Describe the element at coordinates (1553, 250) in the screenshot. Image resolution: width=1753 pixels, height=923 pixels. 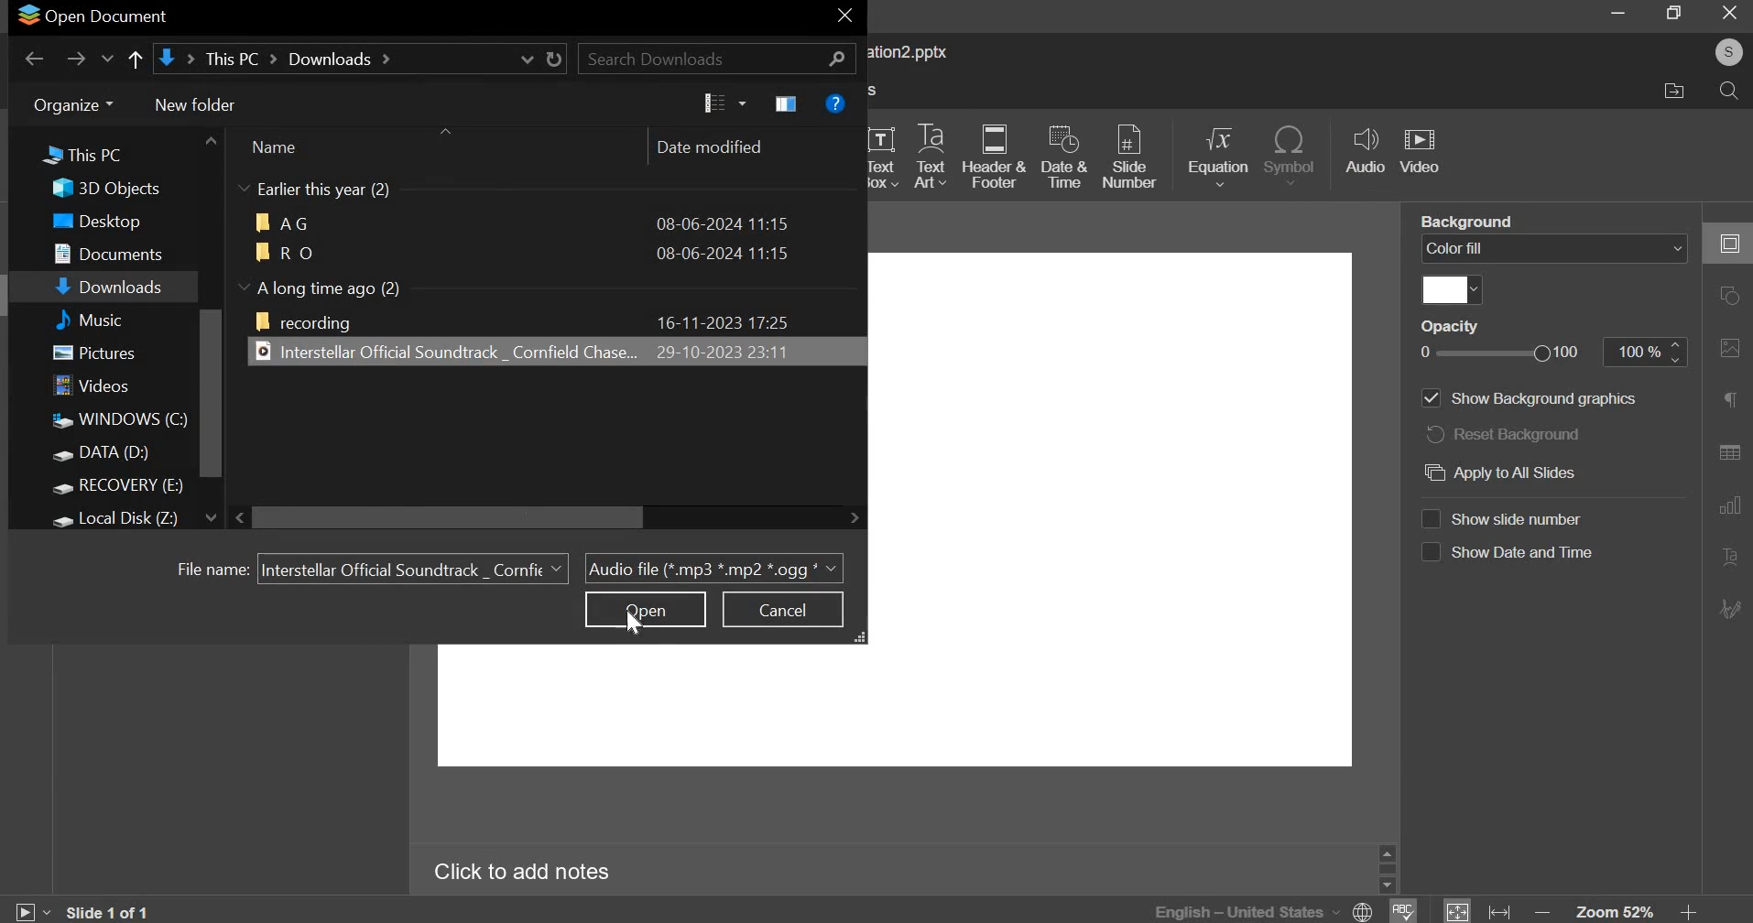
I see `background fill` at that location.